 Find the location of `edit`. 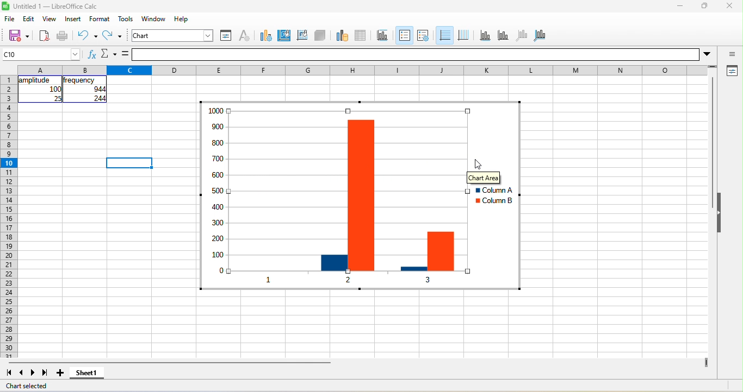

edit is located at coordinates (30, 18).